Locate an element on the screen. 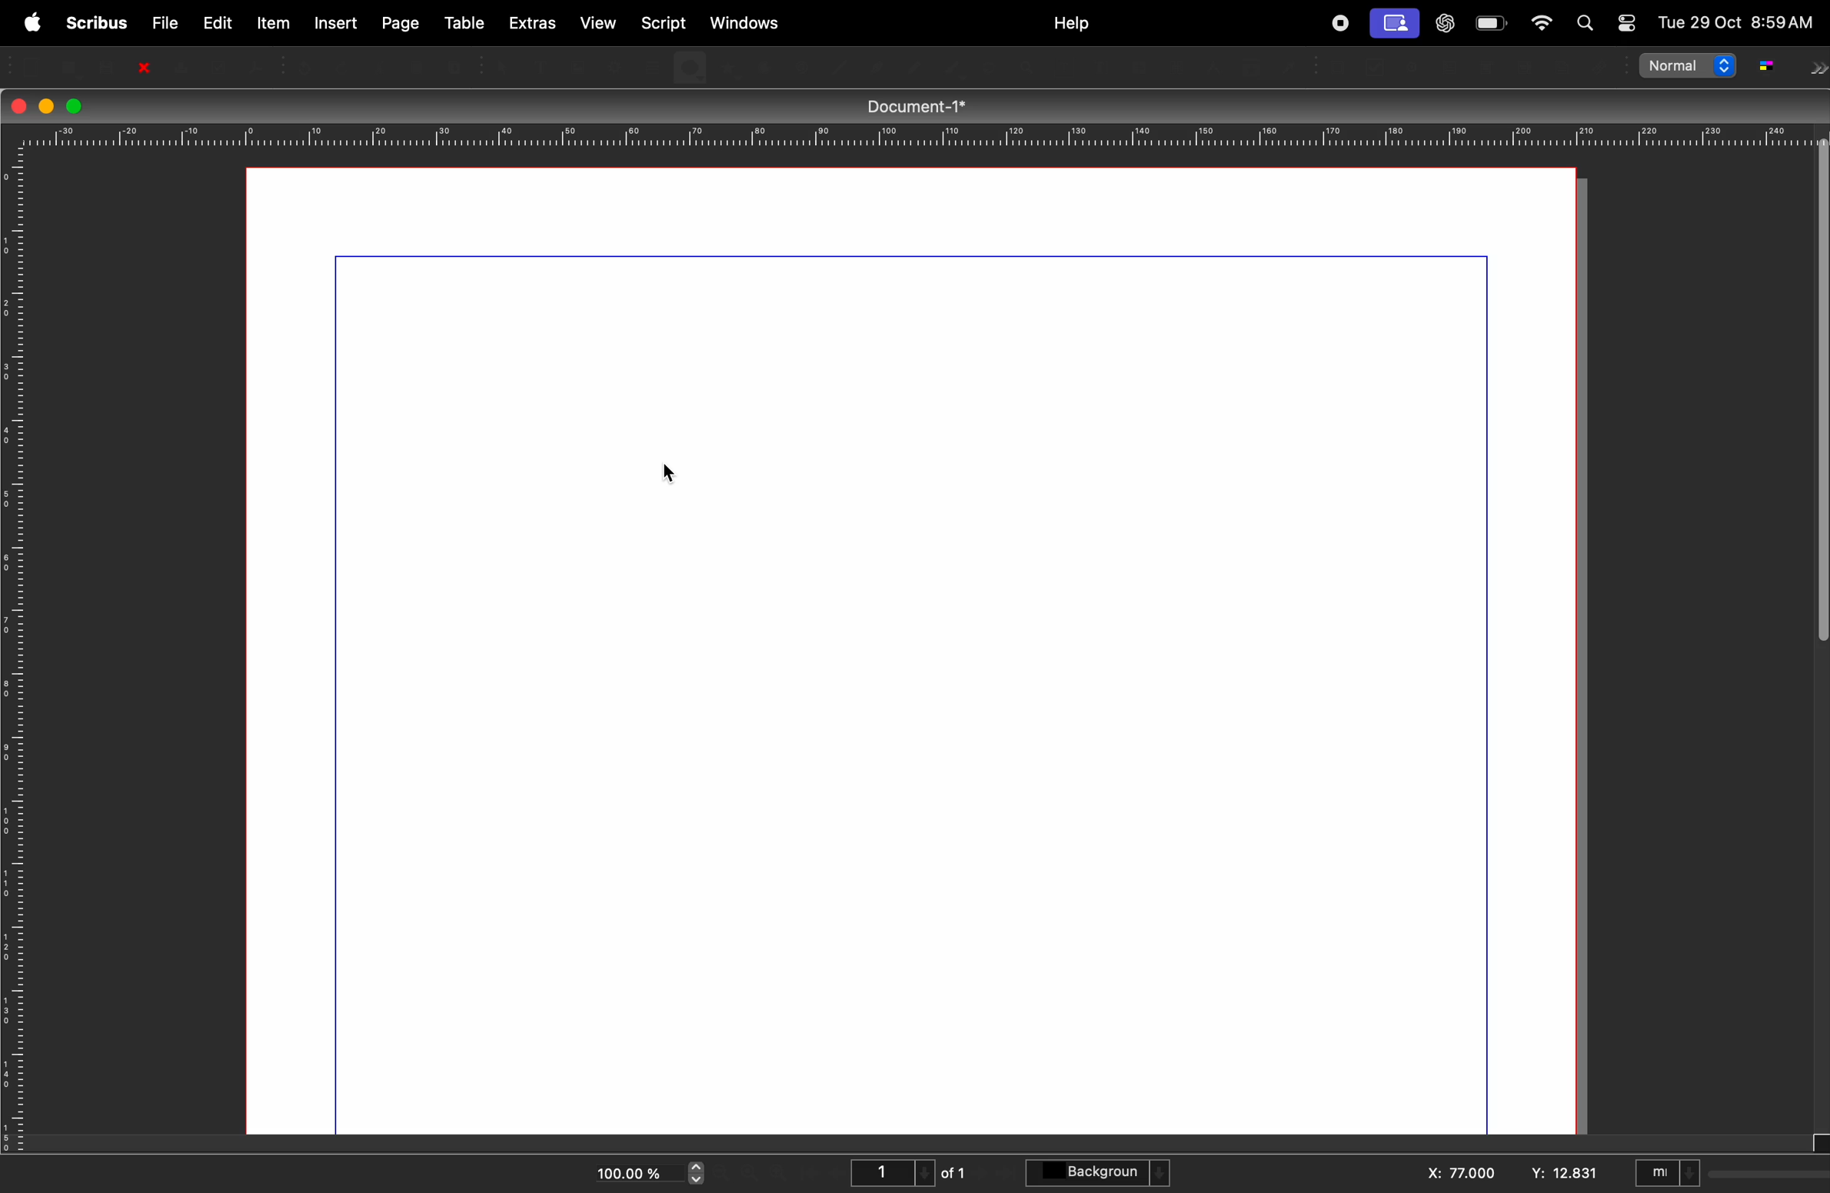  Redo is located at coordinates (344, 65).